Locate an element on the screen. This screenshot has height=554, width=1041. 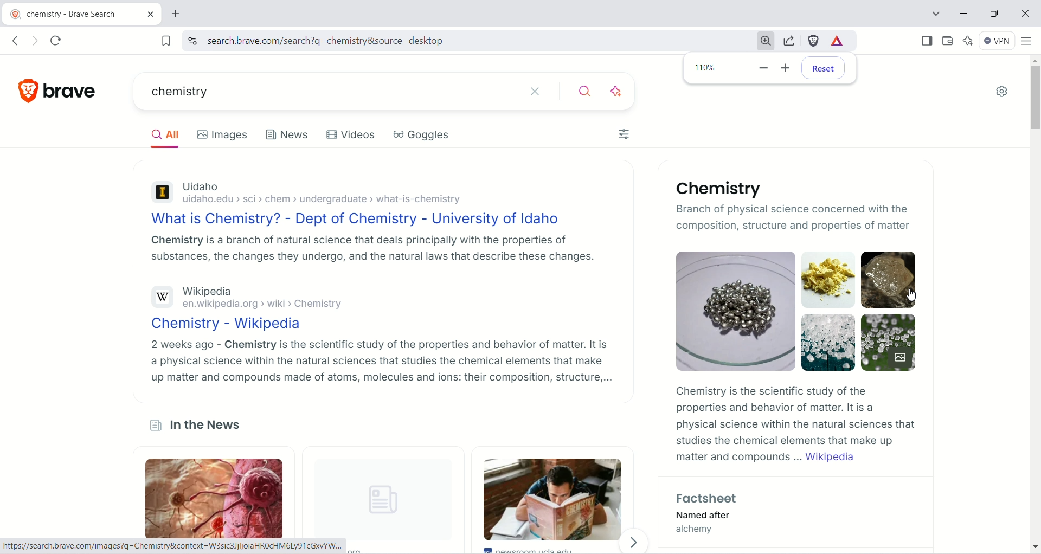
settings is located at coordinates (1004, 91).